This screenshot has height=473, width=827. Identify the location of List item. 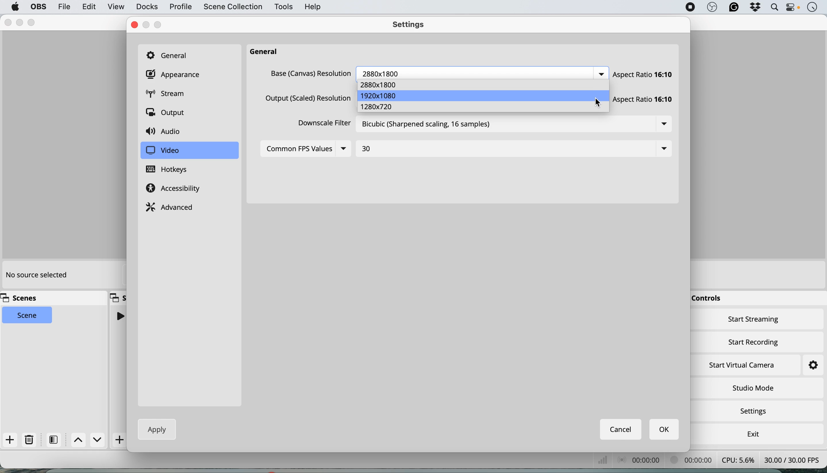
(601, 74).